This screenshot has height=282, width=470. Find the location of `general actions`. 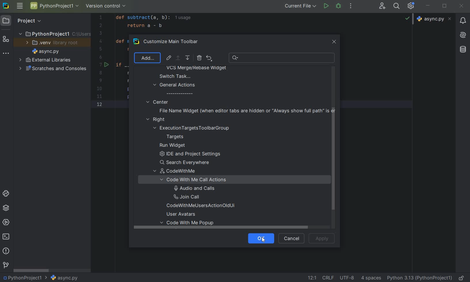

general actions is located at coordinates (175, 89).